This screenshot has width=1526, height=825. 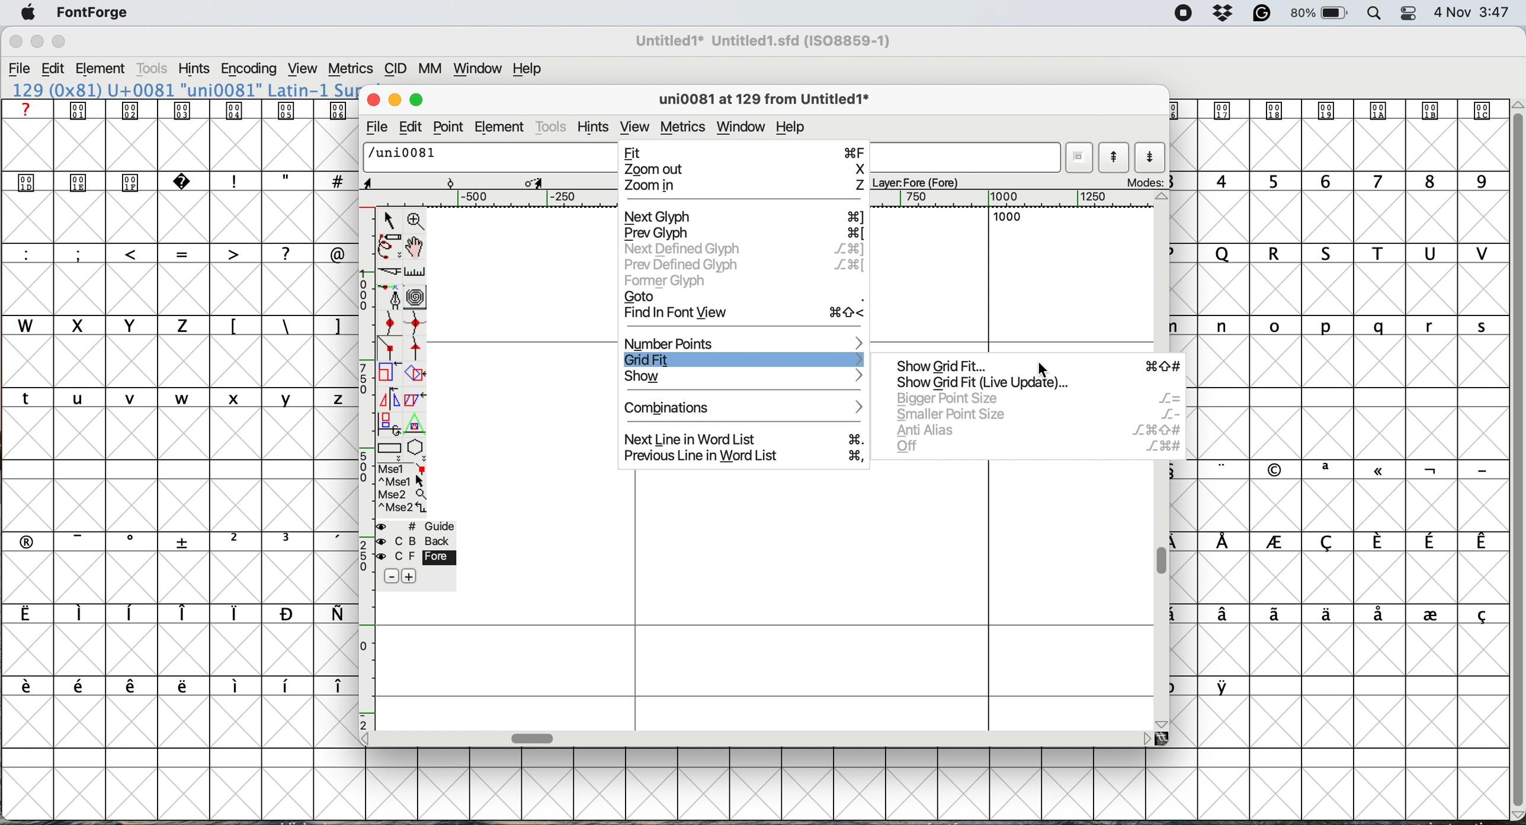 I want to click on Scroll Button, so click(x=367, y=740).